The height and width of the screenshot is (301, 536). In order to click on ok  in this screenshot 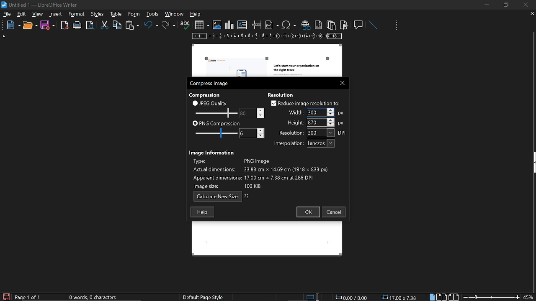, I will do `click(307, 212)`.